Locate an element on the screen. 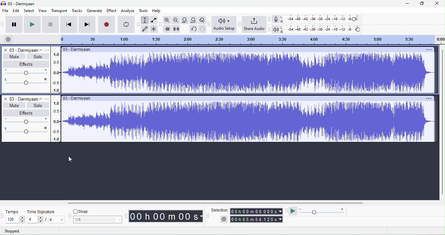 The width and height of the screenshot is (445, 235). timeline options is located at coordinates (8, 39).